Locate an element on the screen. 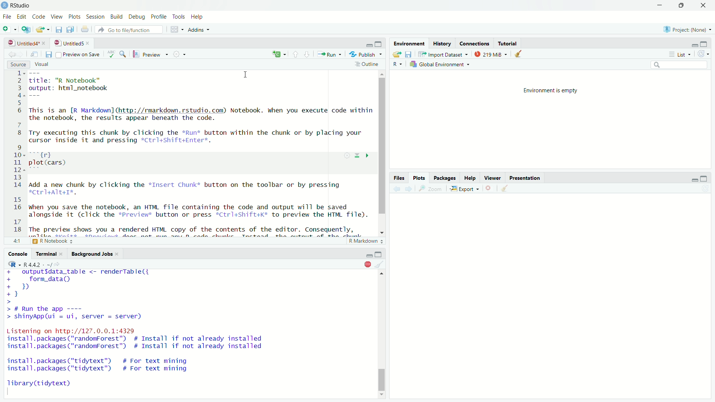  Untitled5 is located at coordinates (74, 43).